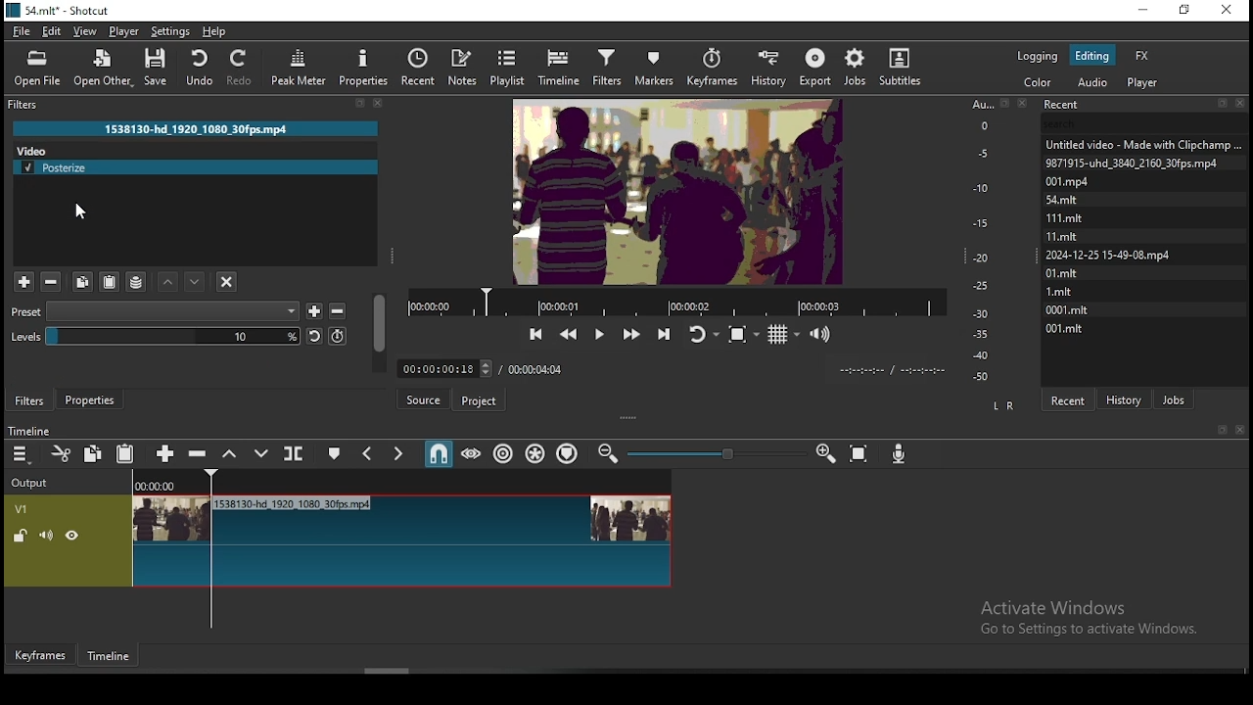 The height and width of the screenshot is (705, 1253). I want to click on ripple all tracks, so click(532, 453).